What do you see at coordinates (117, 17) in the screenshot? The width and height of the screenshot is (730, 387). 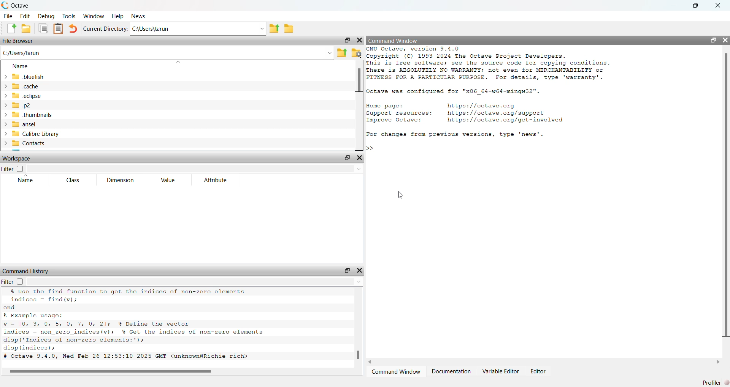 I see `Help` at bounding box center [117, 17].